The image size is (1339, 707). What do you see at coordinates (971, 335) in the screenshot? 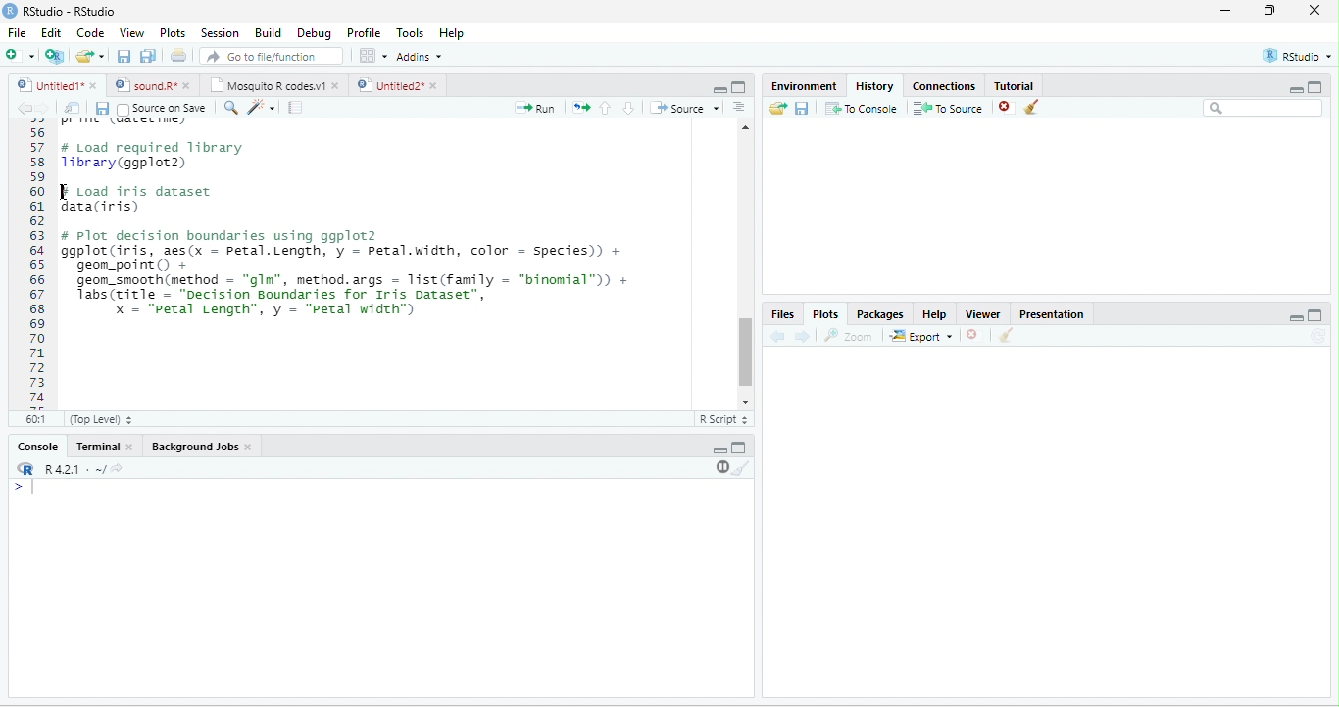
I see `close` at bounding box center [971, 335].